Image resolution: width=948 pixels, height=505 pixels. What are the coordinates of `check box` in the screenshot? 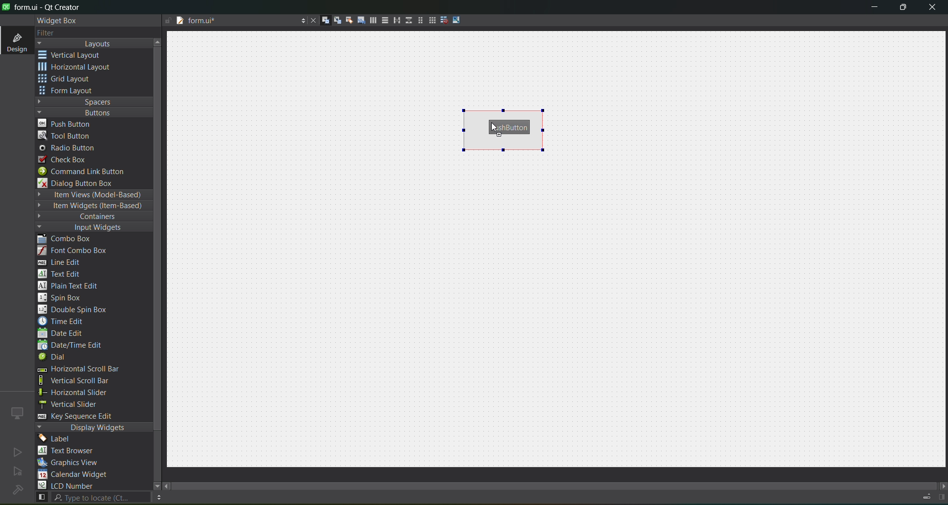 It's located at (67, 160).